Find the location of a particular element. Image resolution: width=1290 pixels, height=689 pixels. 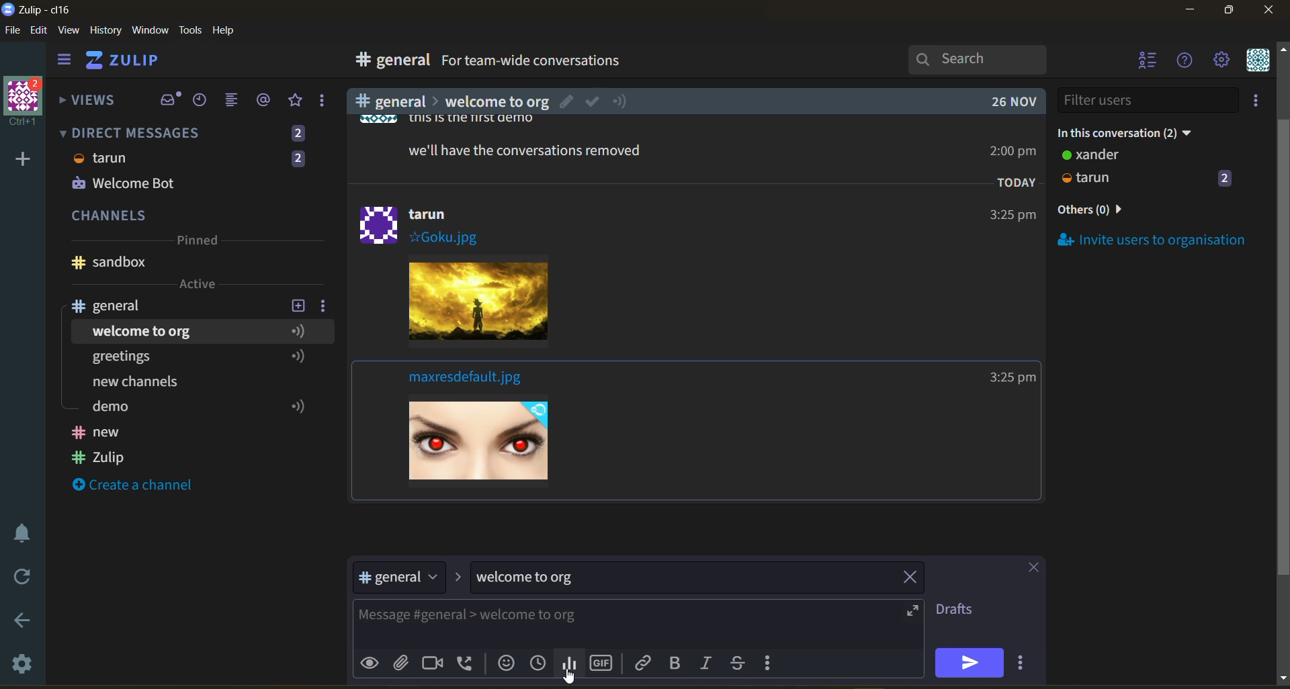

strikethrough is located at coordinates (742, 662).